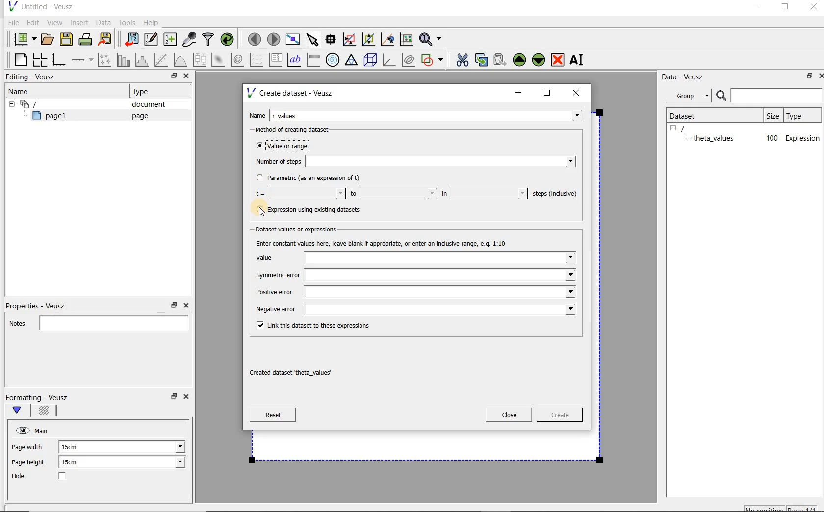 This screenshot has height=512, width=824. What do you see at coordinates (555, 194) in the screenshot?
I see `steps (inclusive)` at bounding box center [555, 194].